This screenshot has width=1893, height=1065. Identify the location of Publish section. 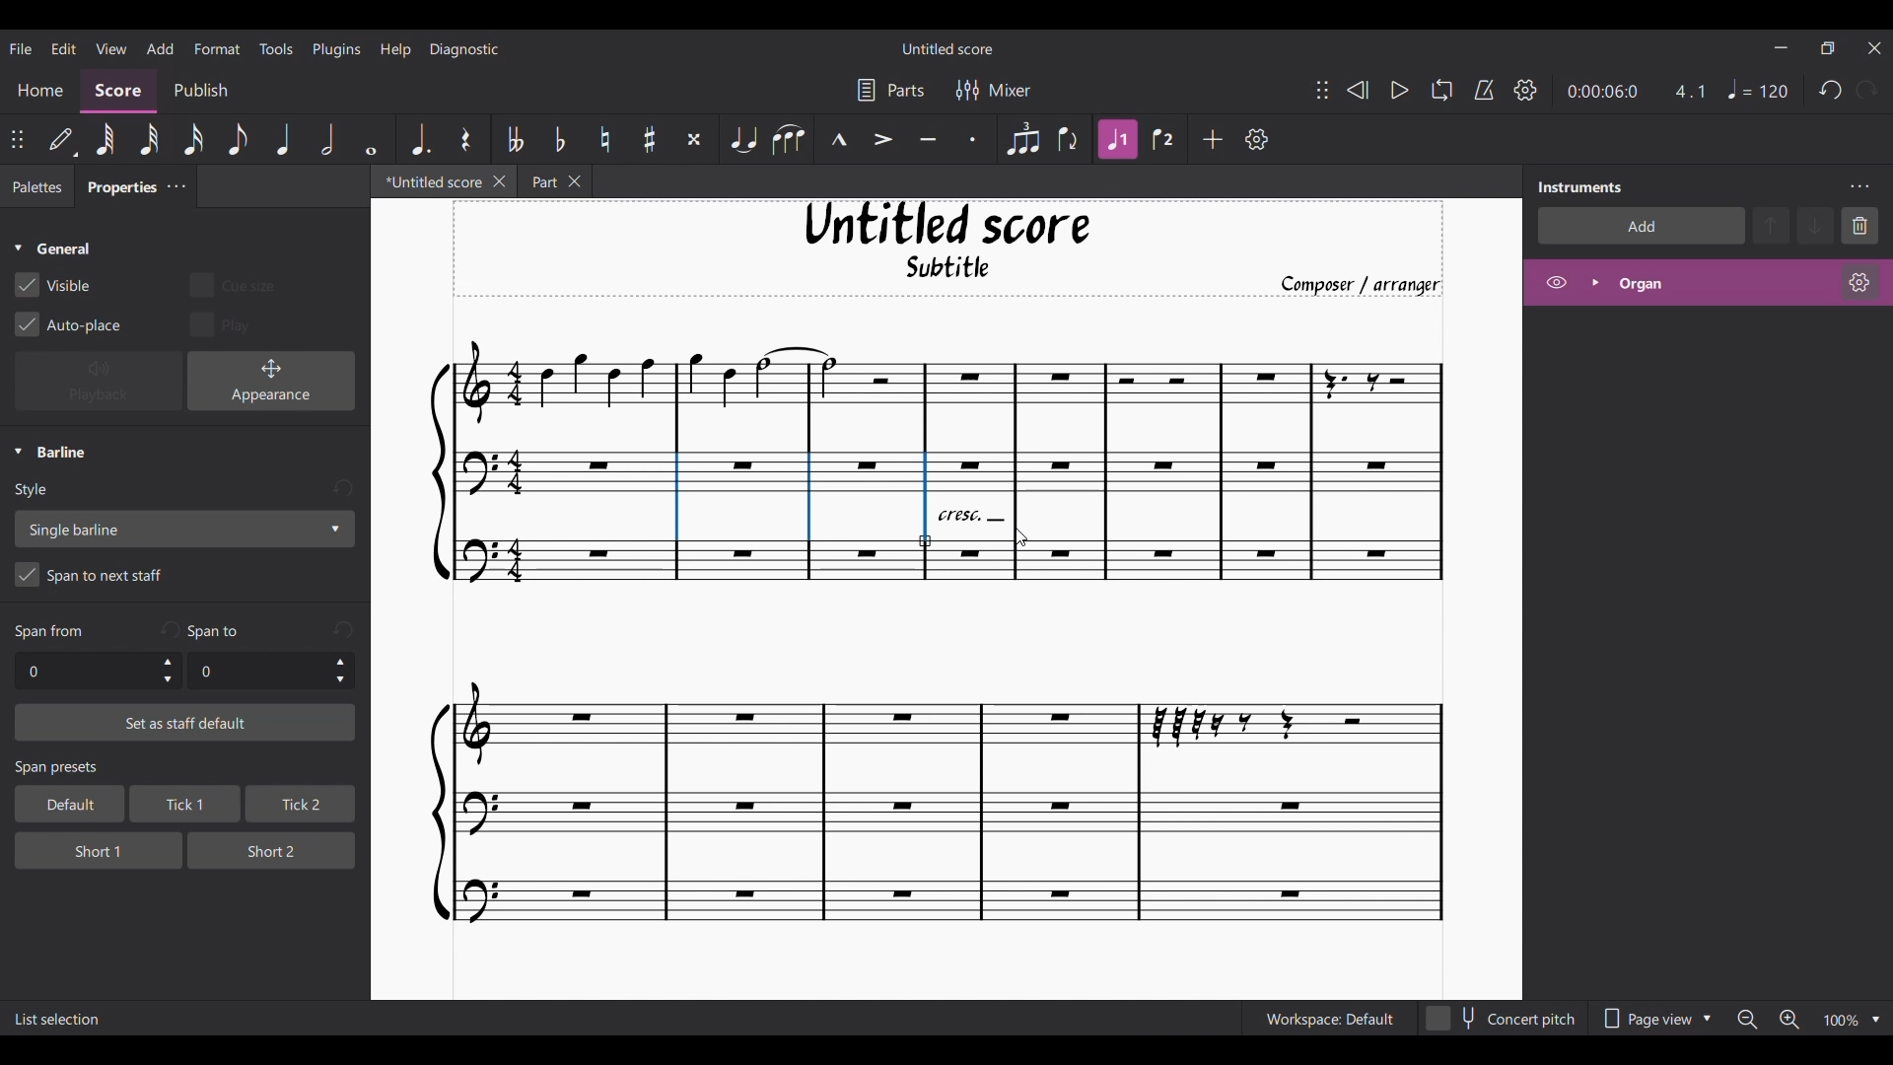
(200, 91).